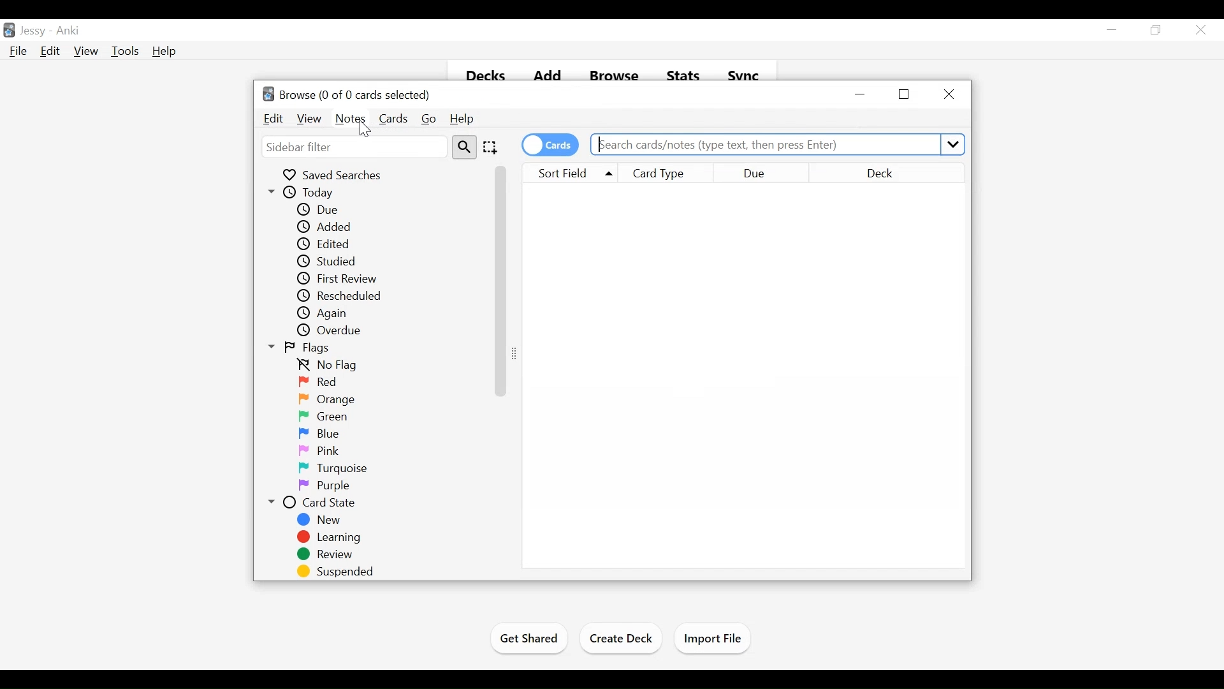  Describe the element at coordinates (319, 452) in the screenshot. I see `Pink` at that location.